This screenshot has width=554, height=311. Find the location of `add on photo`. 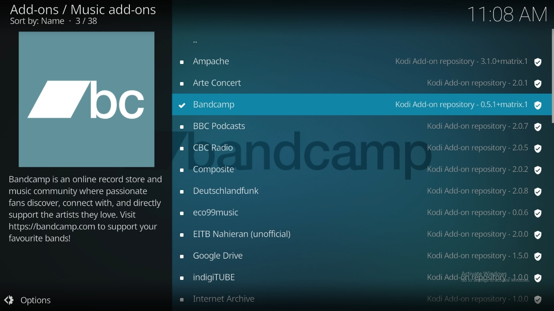

add on photo is located at coordinates (85, 100).